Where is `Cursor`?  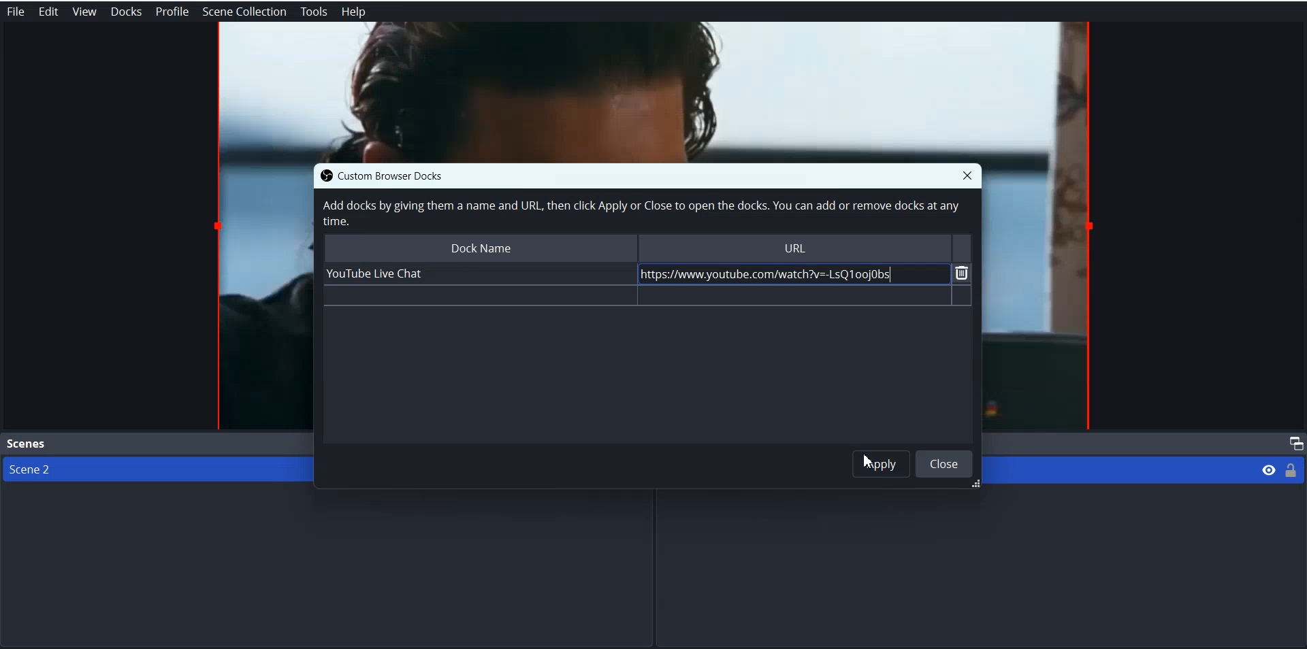 Cursor is located at coordinates (870, 461).